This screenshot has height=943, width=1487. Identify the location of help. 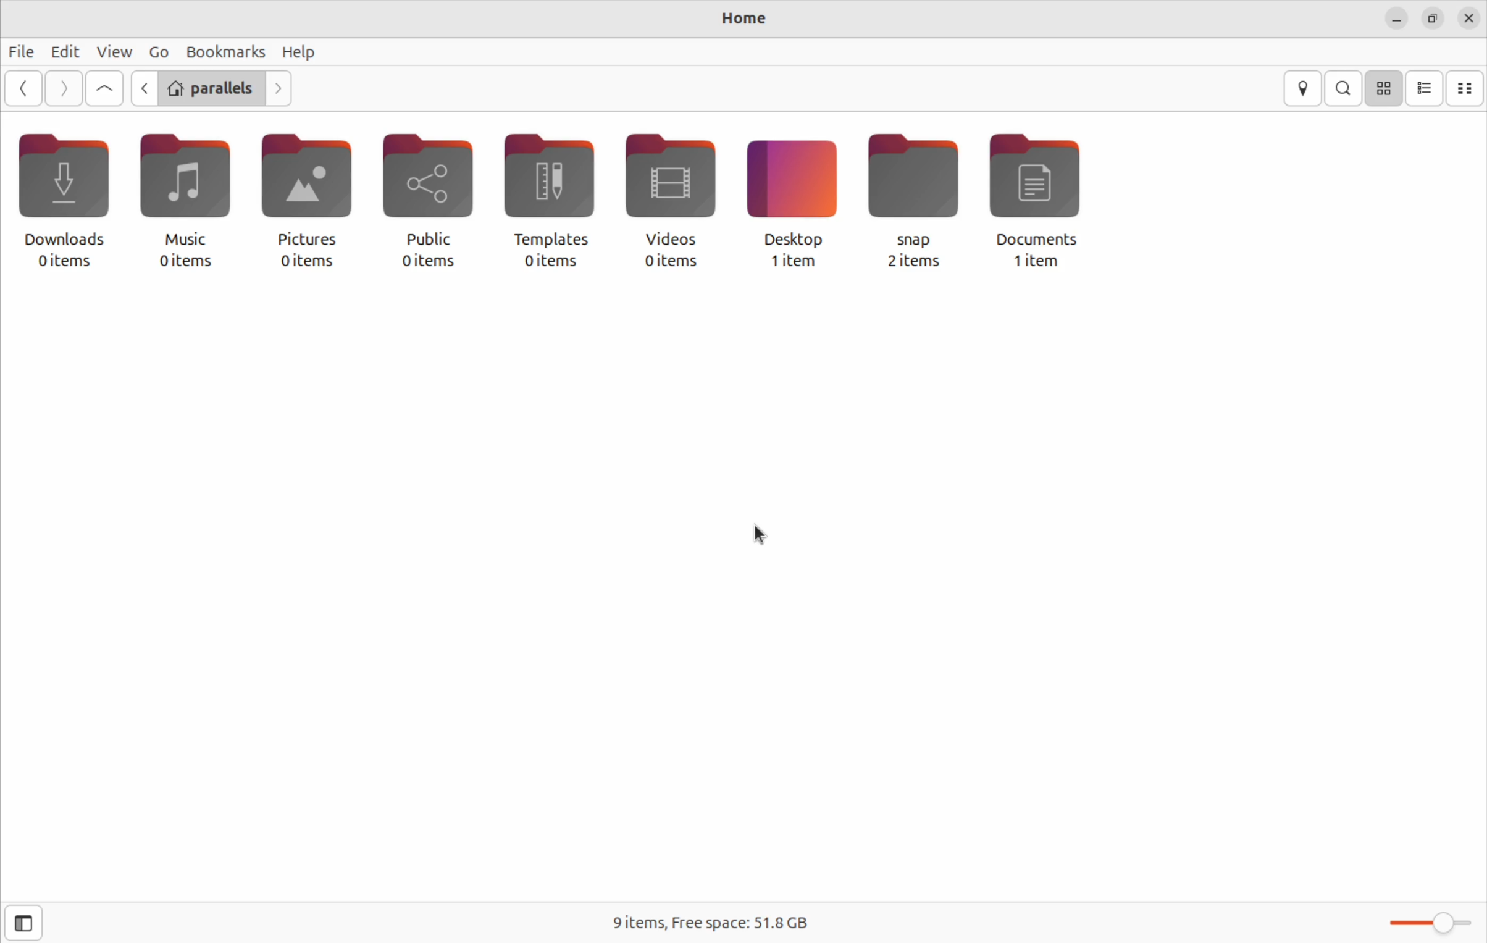
(301, 54).